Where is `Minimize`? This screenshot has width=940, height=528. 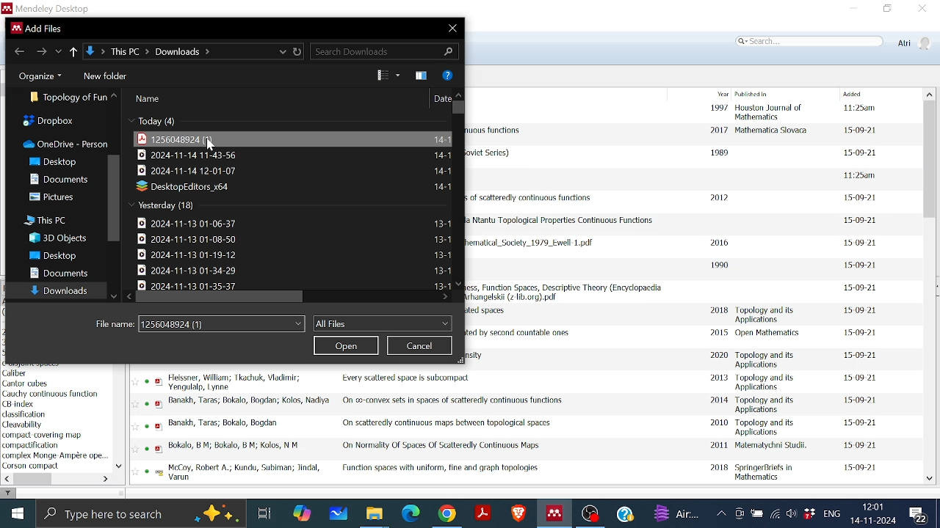
Minimize is located at coordinates (853, 8).